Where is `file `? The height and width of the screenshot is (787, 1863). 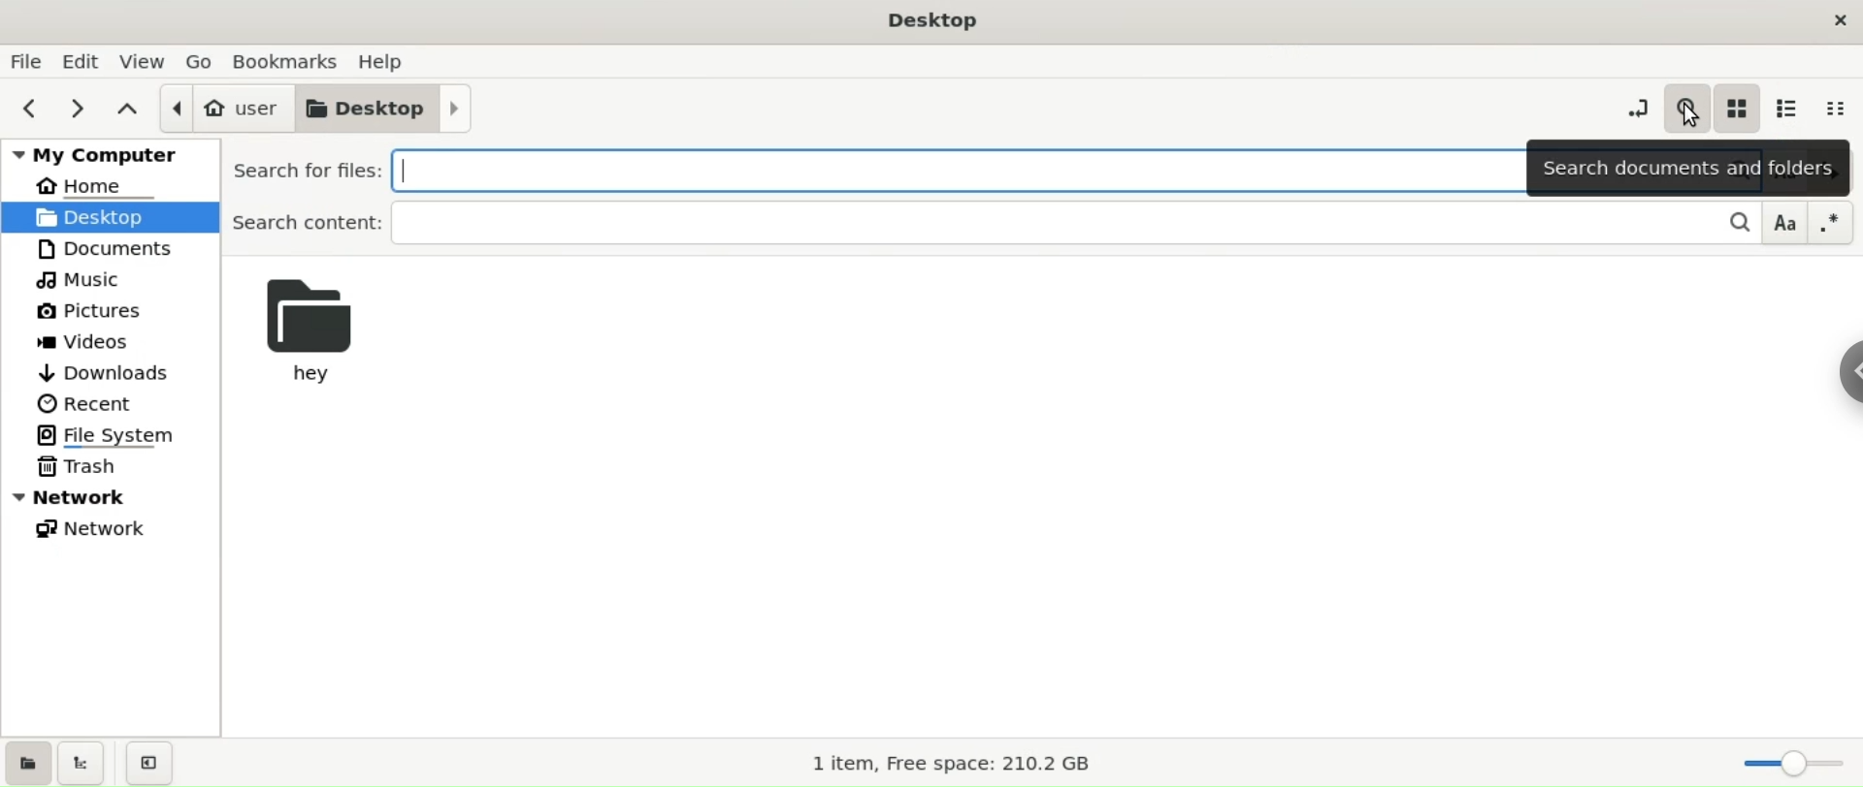
file  is located at coordinates (27, 62).